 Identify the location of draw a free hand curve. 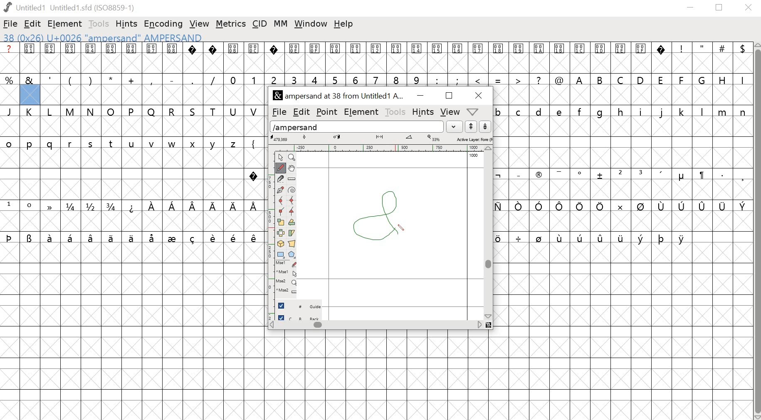
(280, 168).